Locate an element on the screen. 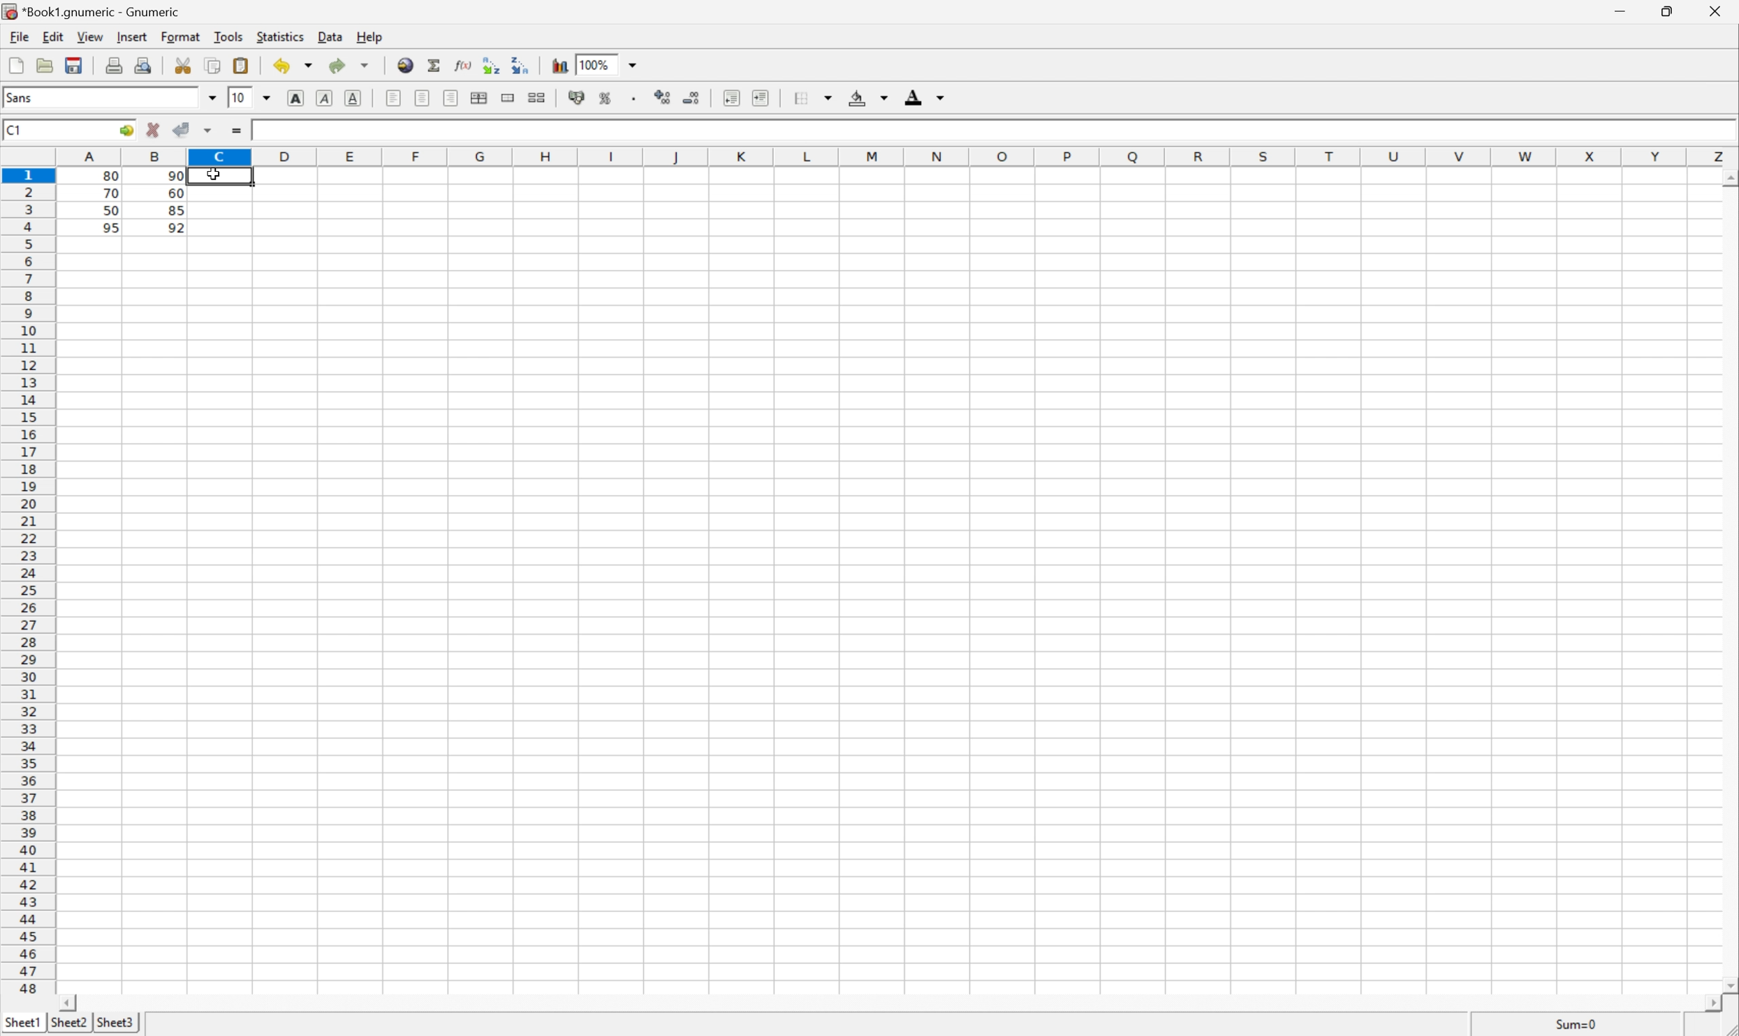  Data is located at coordinates (331, 38).